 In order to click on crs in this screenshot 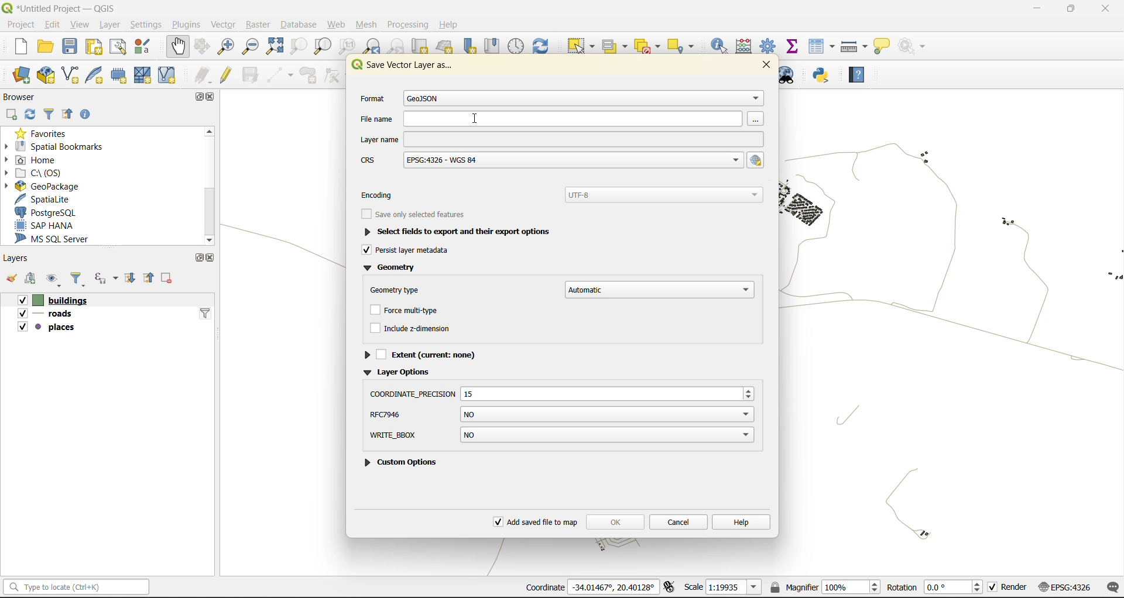, I will do `click(550, 161)`.